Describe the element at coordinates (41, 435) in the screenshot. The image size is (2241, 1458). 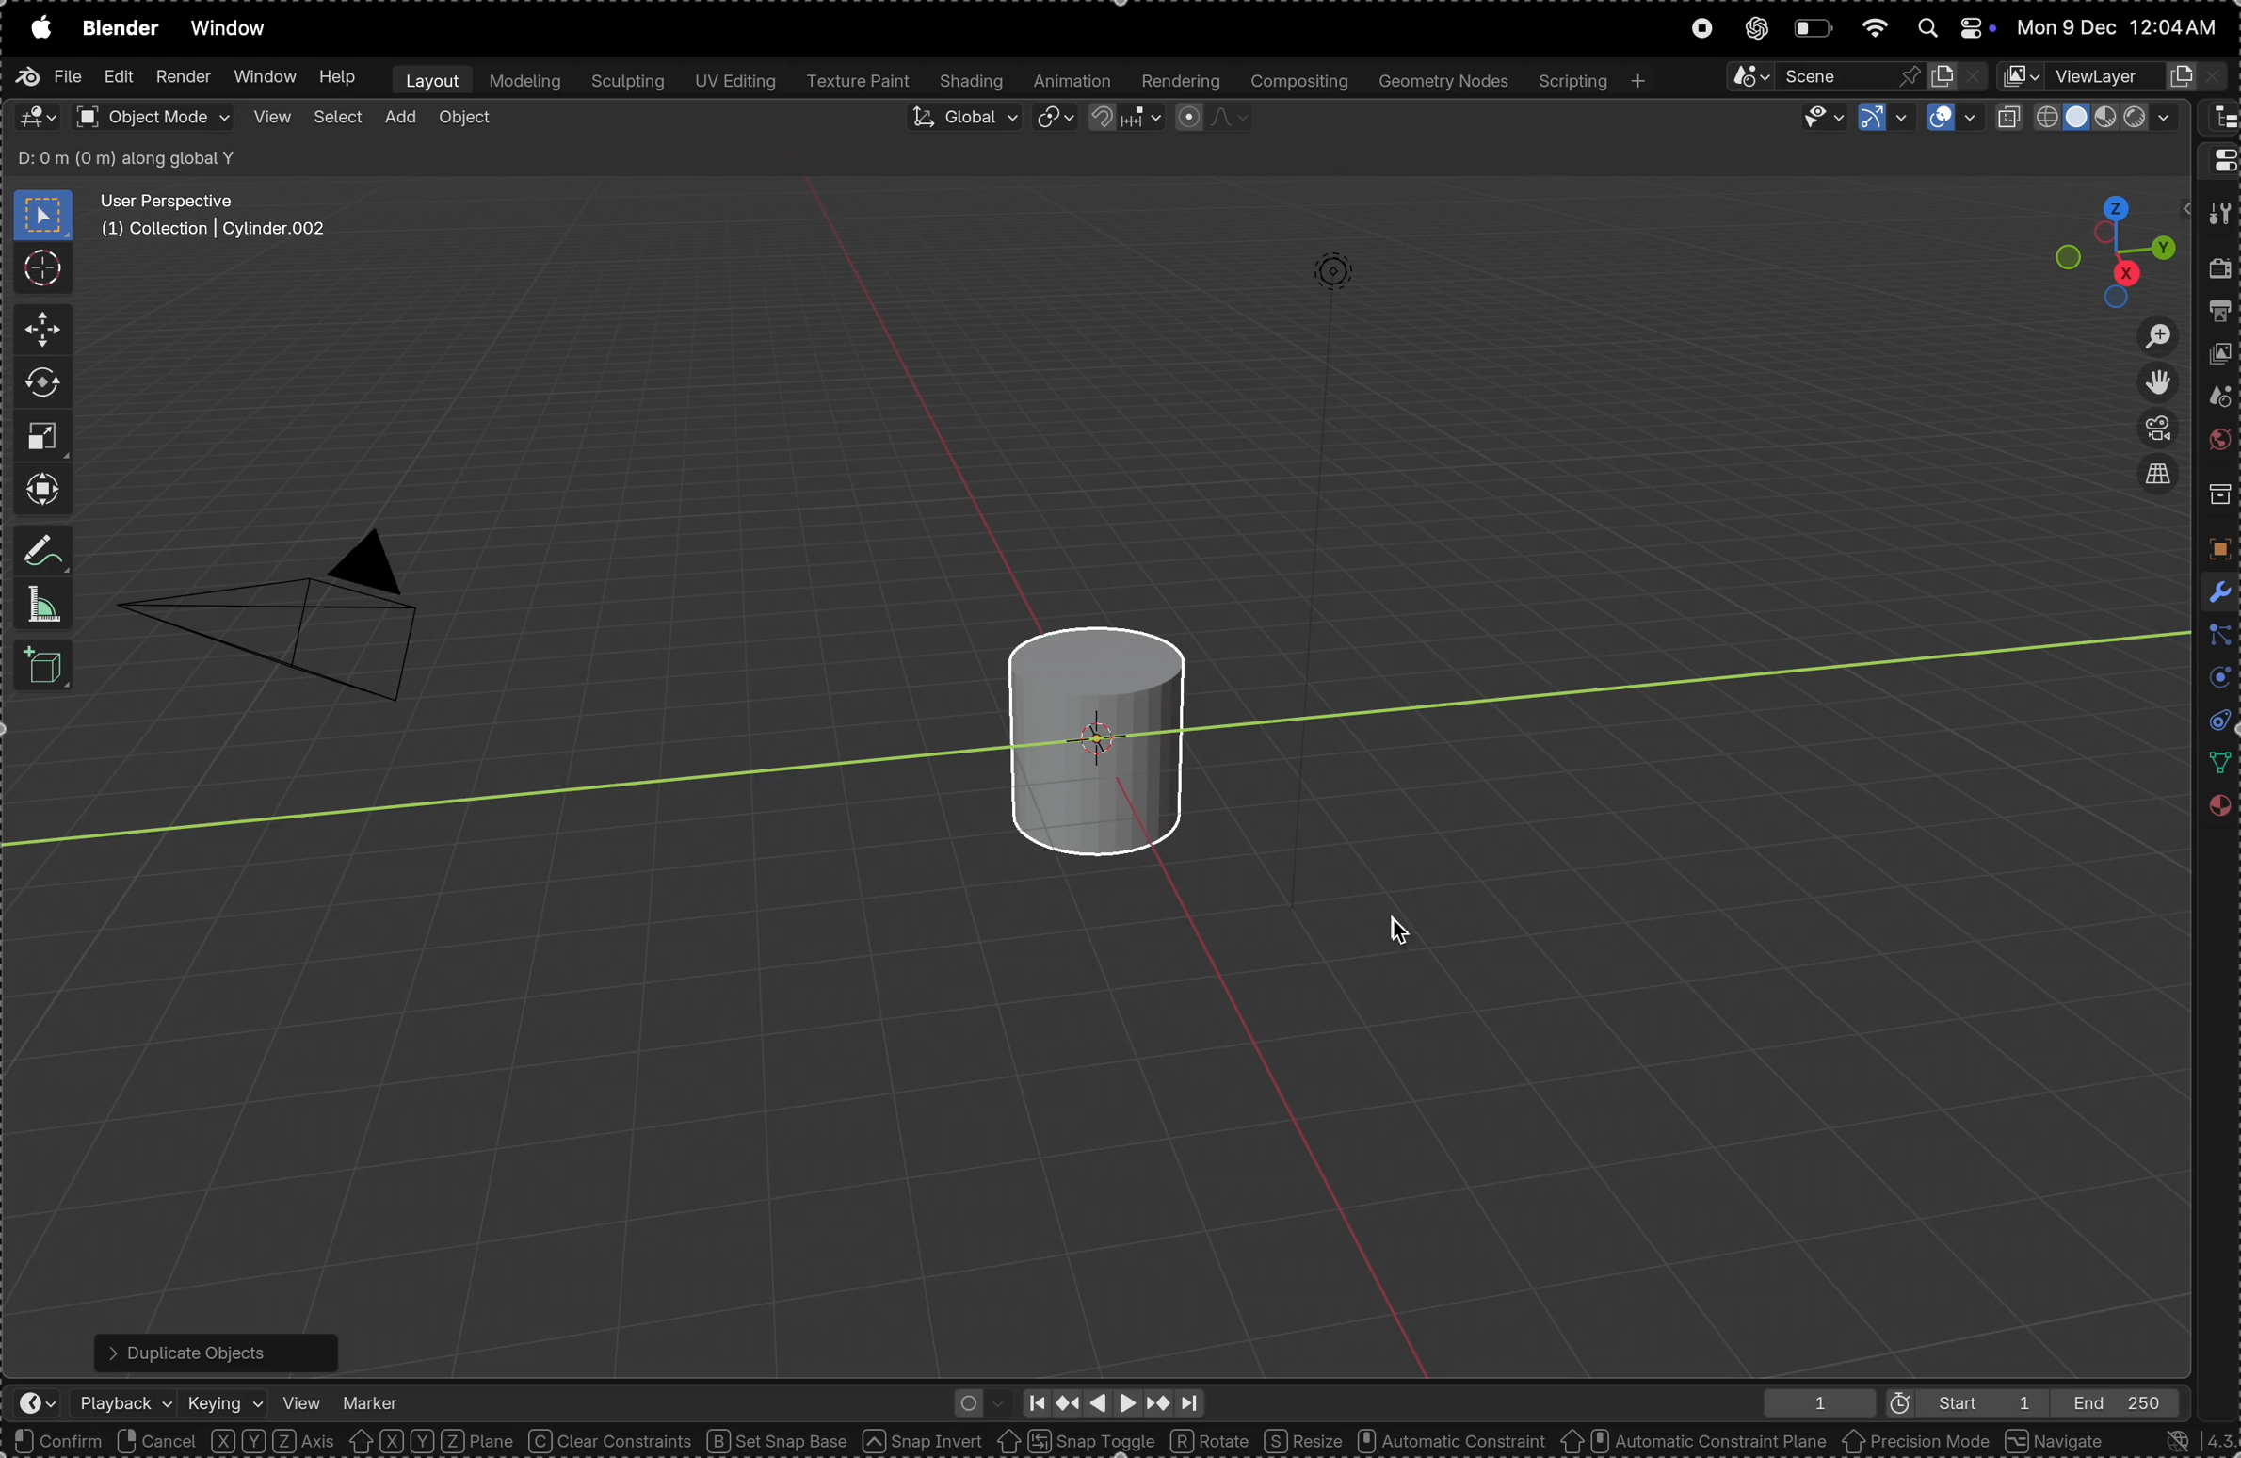
I see `scale` at that location.